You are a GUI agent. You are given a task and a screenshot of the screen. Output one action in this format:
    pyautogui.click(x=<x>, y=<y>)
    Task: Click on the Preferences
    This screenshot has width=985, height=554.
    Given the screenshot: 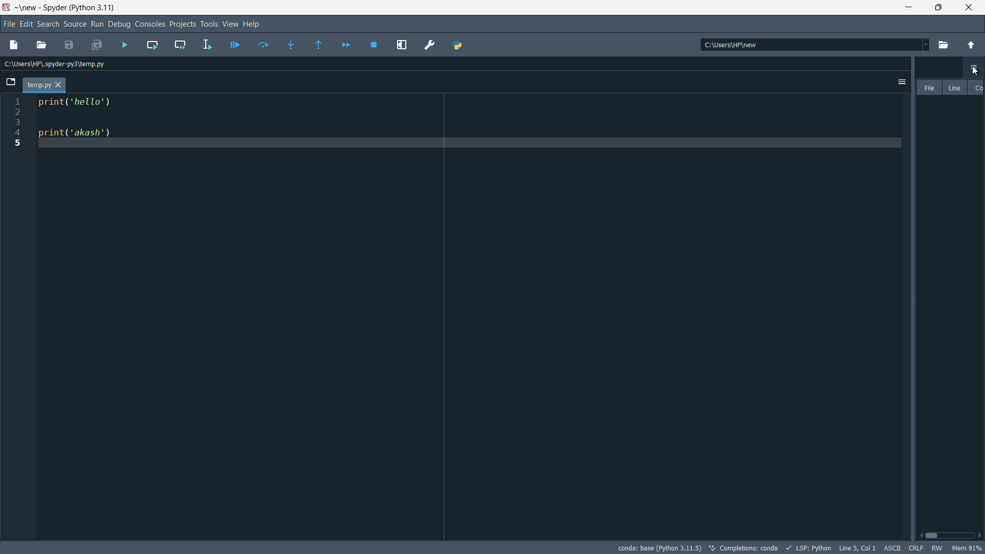 What is the action you would take?
    pyautogui.click(x=428, y=47)
    